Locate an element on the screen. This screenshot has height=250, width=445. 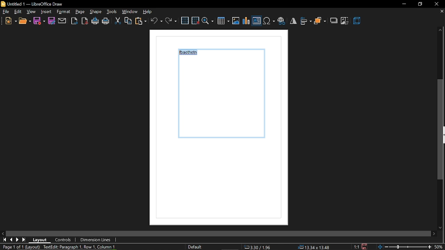
go to first page is located at coordinates (3, 240).